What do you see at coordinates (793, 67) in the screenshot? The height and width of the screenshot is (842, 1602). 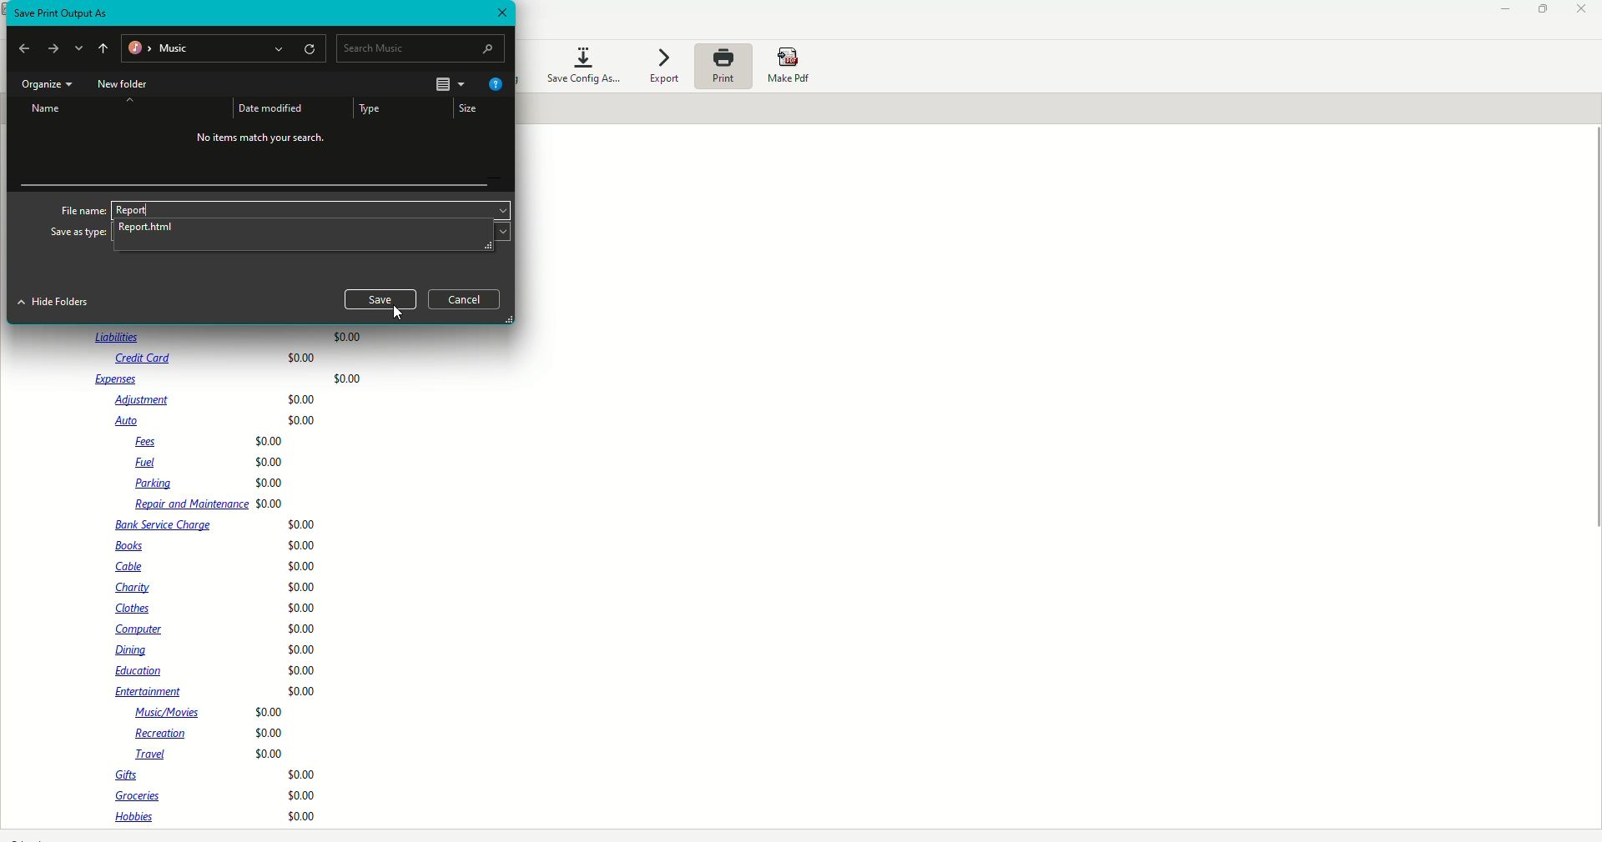 I see `Make PDF` at bounding box center [793, 67].